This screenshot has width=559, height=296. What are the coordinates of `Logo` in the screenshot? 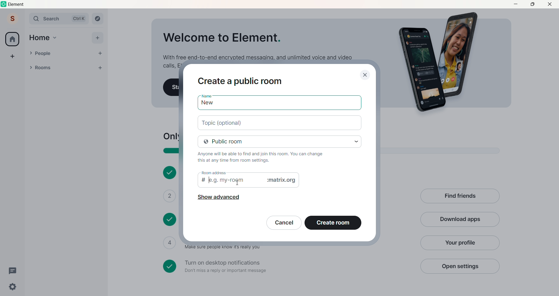 It's located at (4, 4).